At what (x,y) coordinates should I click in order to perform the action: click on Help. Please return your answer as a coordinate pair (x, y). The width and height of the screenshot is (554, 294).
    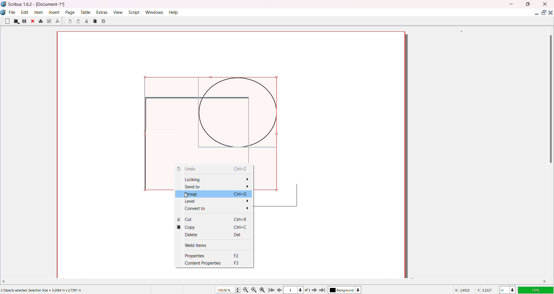
    Looking at the image, I should click on (174, 12).